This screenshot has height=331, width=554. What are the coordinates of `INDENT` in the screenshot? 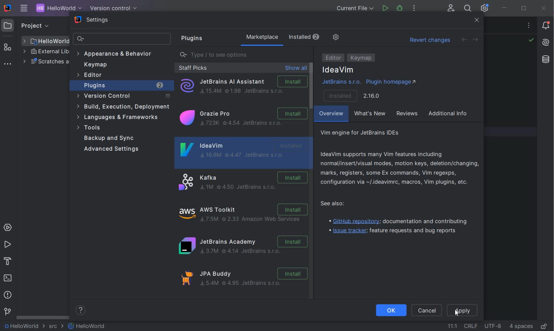 It's located at (521, 326).